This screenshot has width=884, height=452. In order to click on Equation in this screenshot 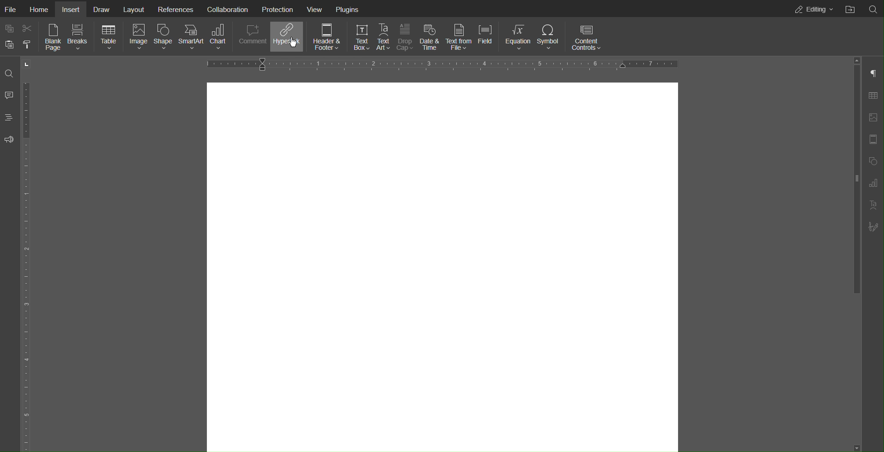, I will do `click(518, 37)`.